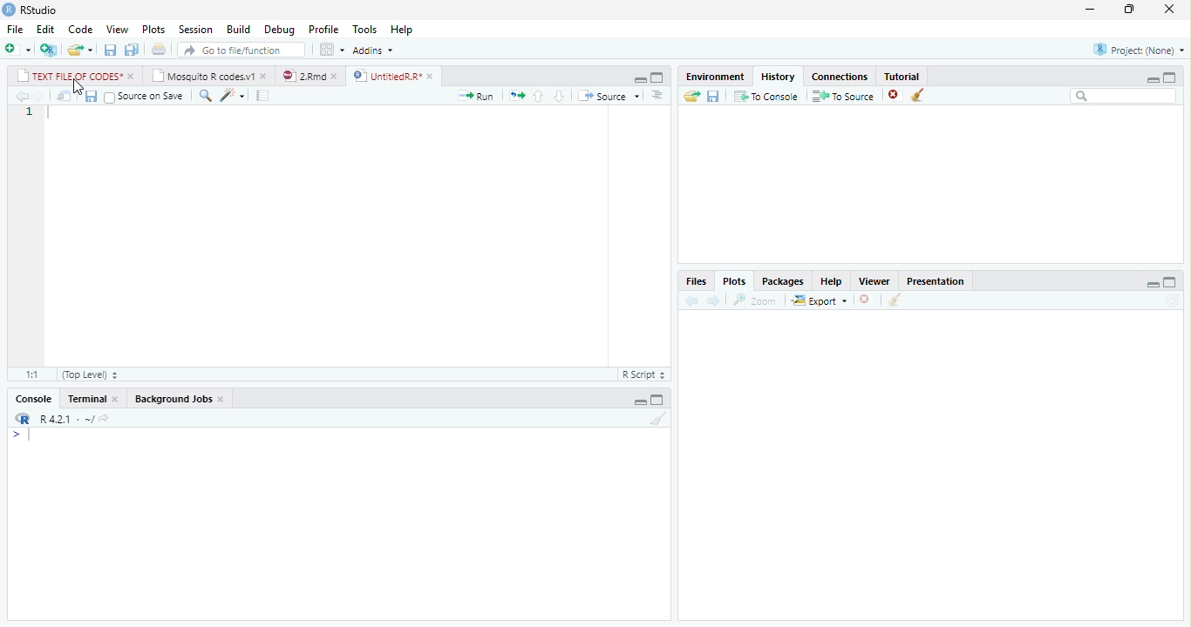 The image size is (1191, 627). I want to click on Session, so click(194, 30).